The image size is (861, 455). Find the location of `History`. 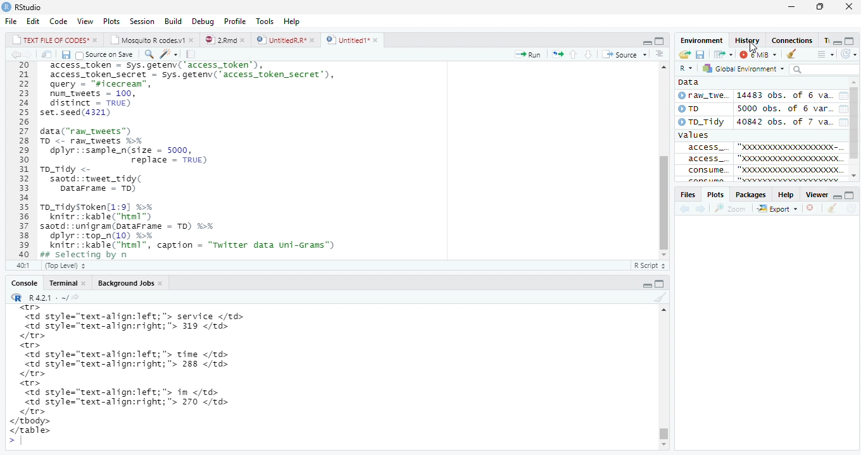

History is located at coordinates (746, 39).